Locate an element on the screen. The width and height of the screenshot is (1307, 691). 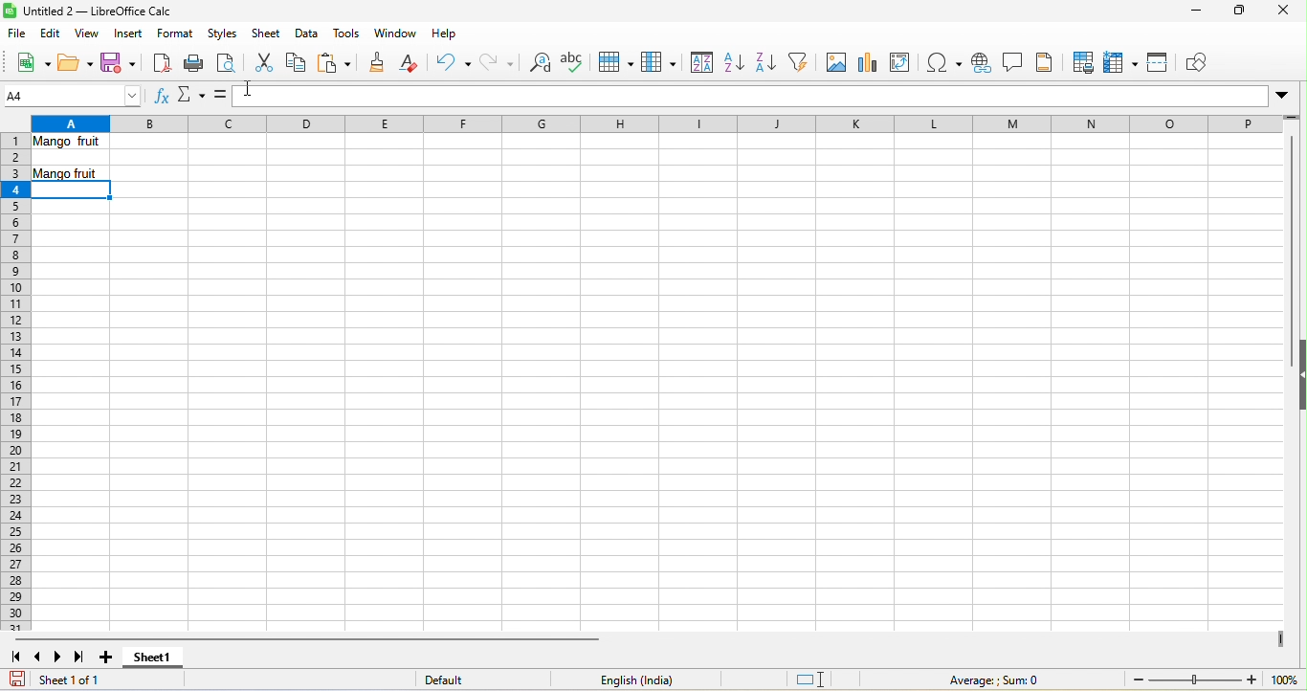
cut is located at coordinates (264, 61).